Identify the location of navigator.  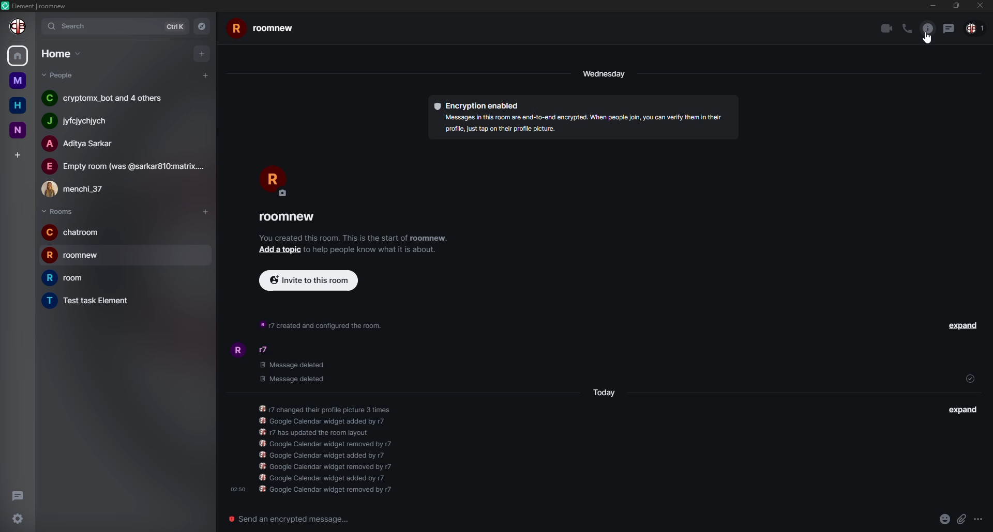
(202, 25).